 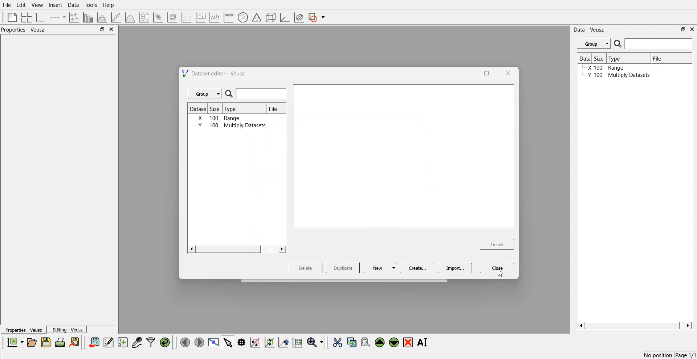 What do you see at coordinates (199, 342) in the screenshot?
I see `move right` at bounding box center [199, 342].